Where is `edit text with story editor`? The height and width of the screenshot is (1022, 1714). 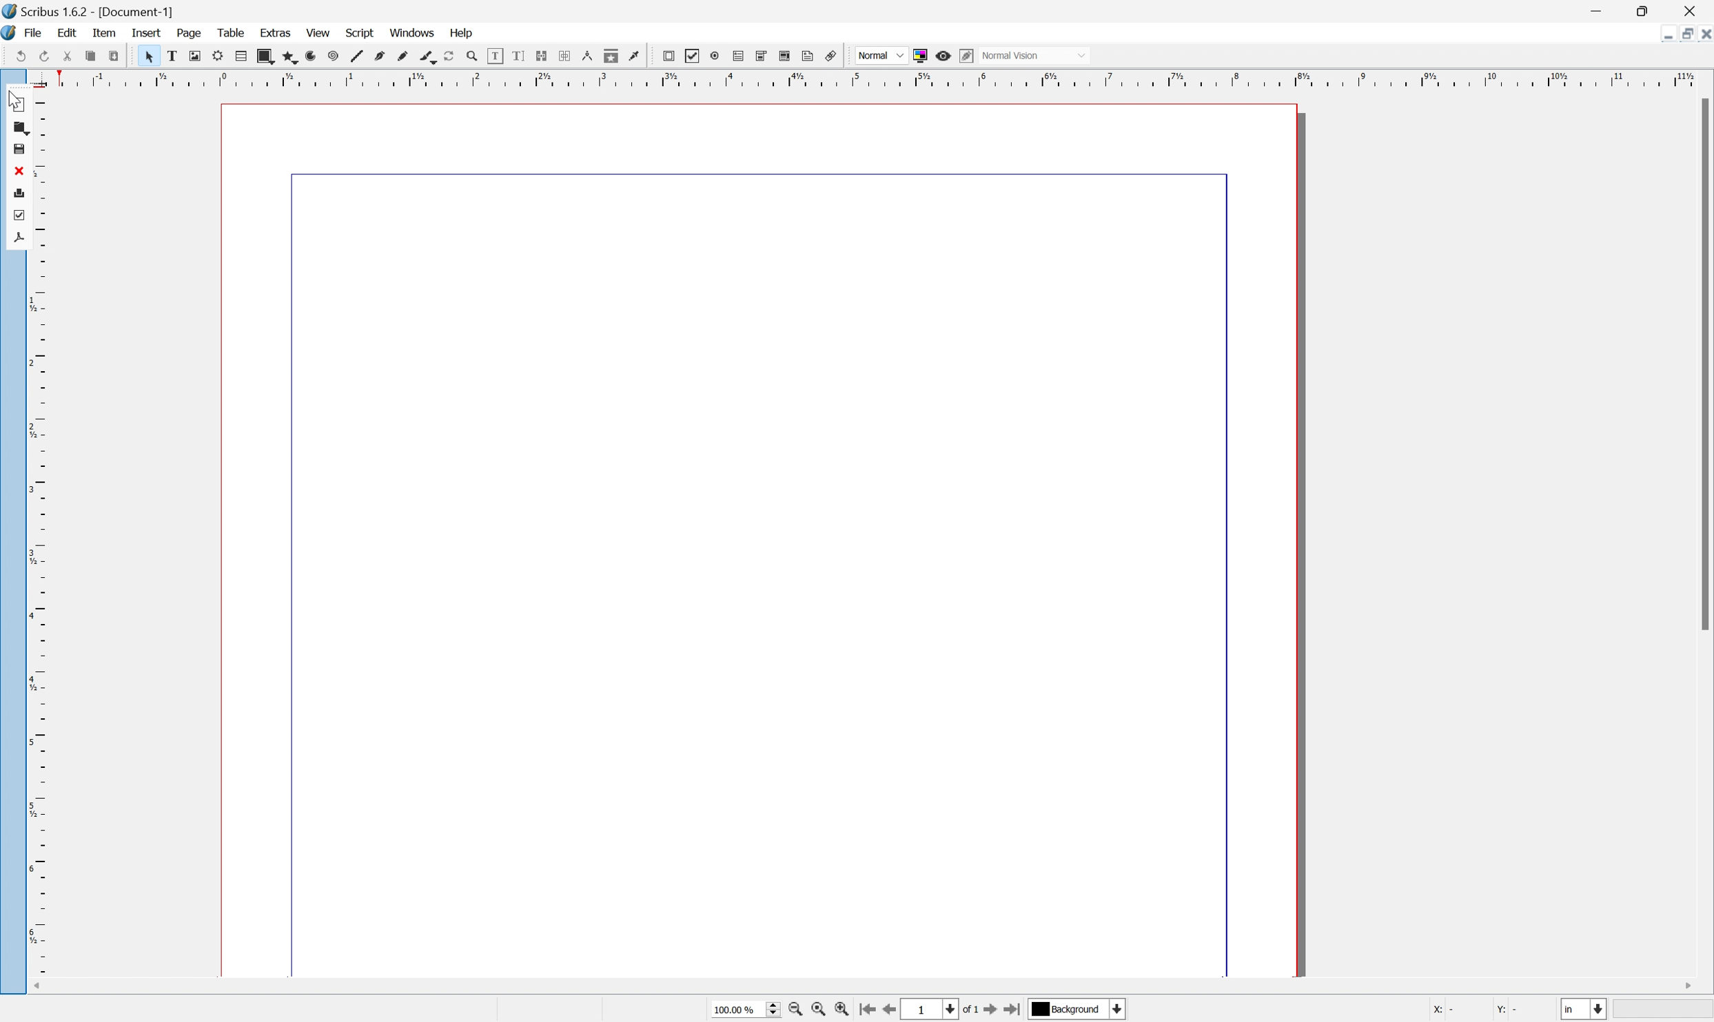
edit text with story editor is located at coordinates (691, 56).